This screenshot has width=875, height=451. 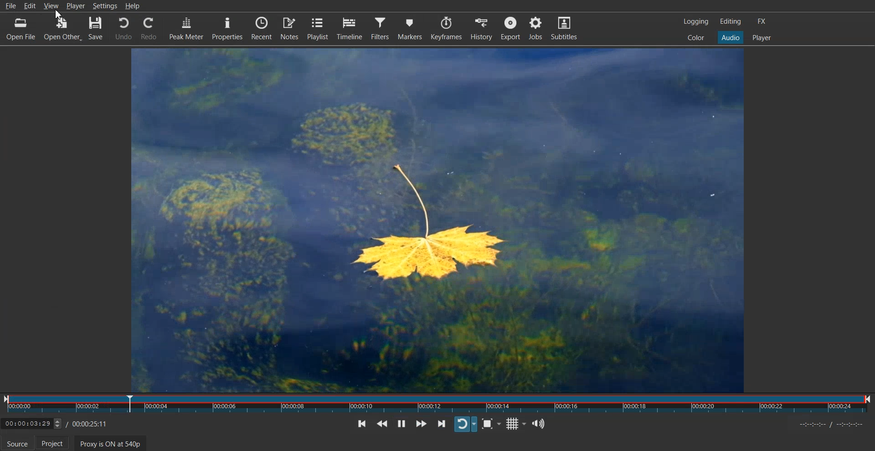 What do you see at coordinates (482, 28) in the screenshot?
I see `History` at bounding box center [482, 28].